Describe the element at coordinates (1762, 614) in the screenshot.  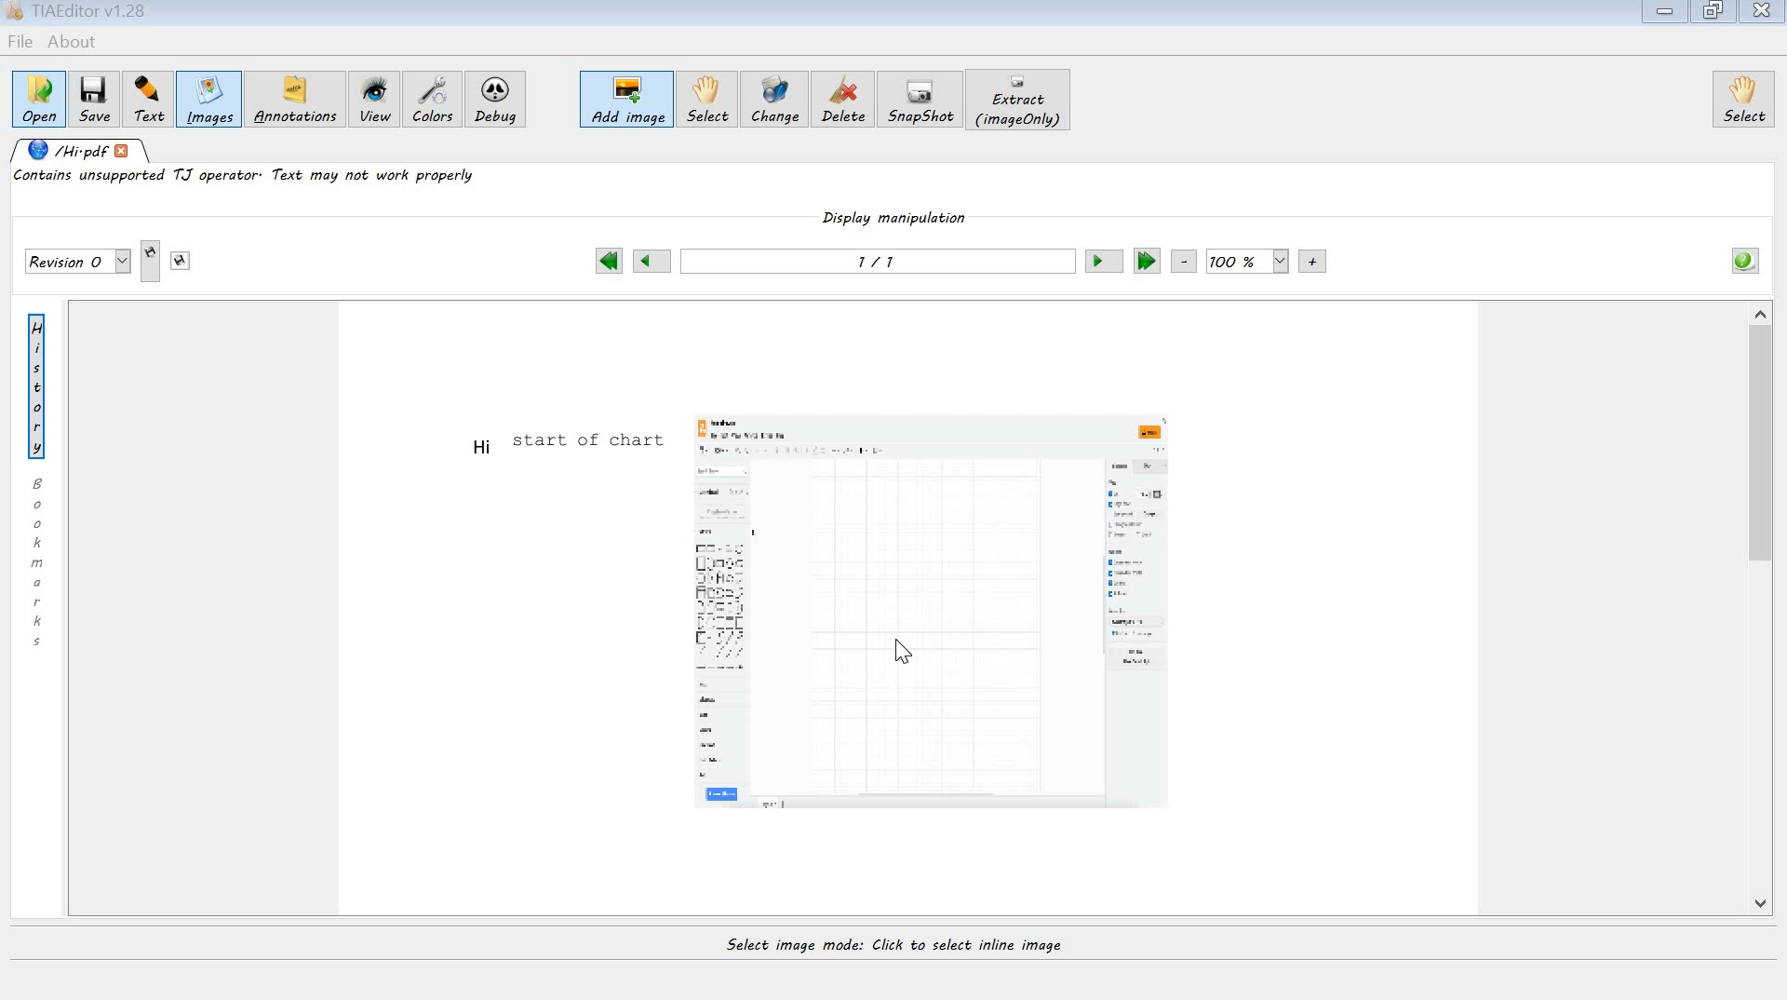
I see `scrollbar` at that location.